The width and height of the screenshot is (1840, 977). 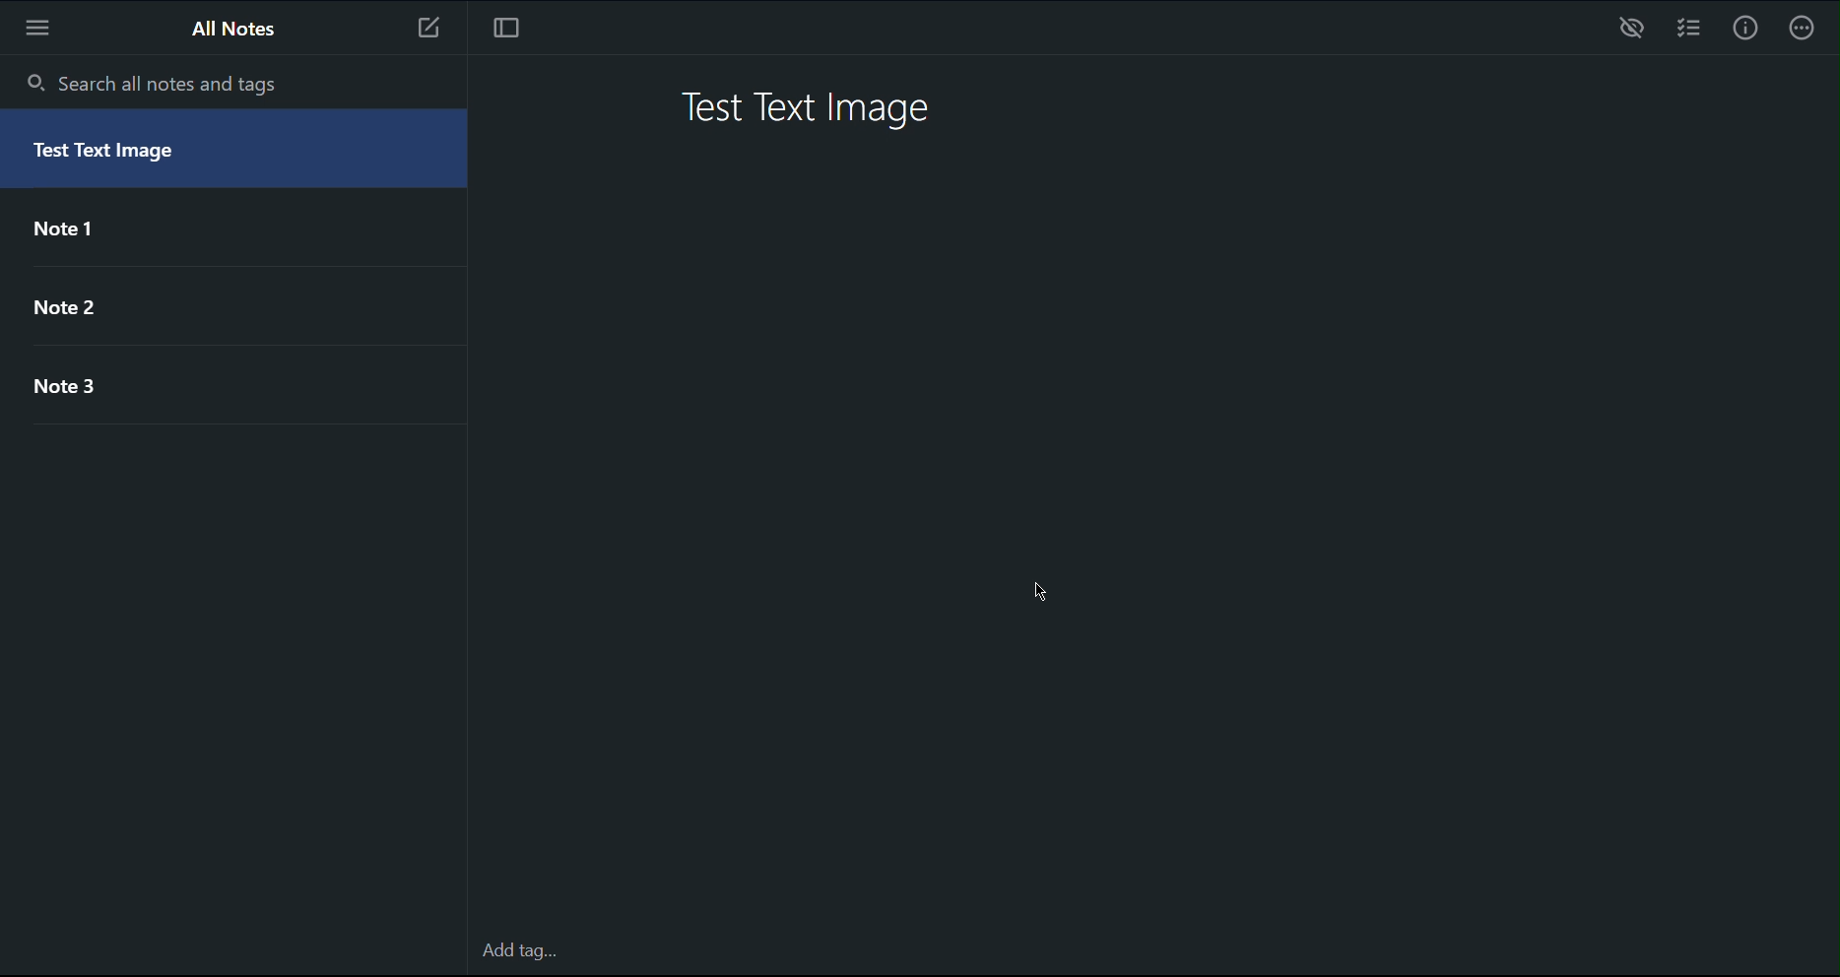 What do you see at coordinates (1046, 595) in the screenshot?
I see `Cursor` at bounding box center [1046, 595].